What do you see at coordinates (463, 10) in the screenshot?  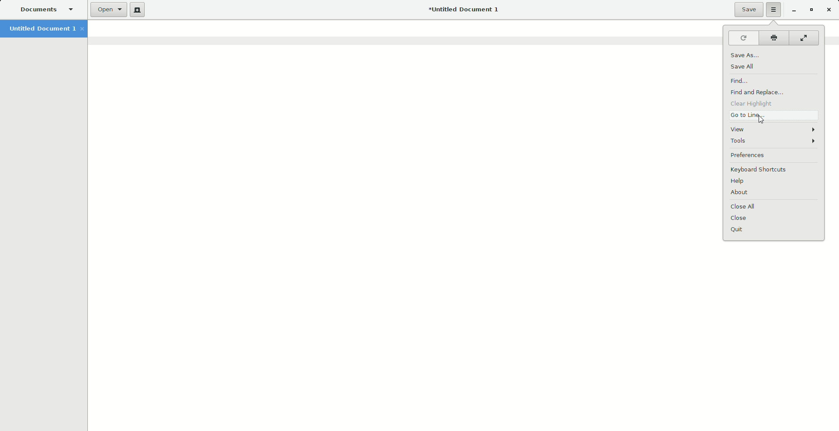 I see `Untitled document` at bounding box center [463, 10].